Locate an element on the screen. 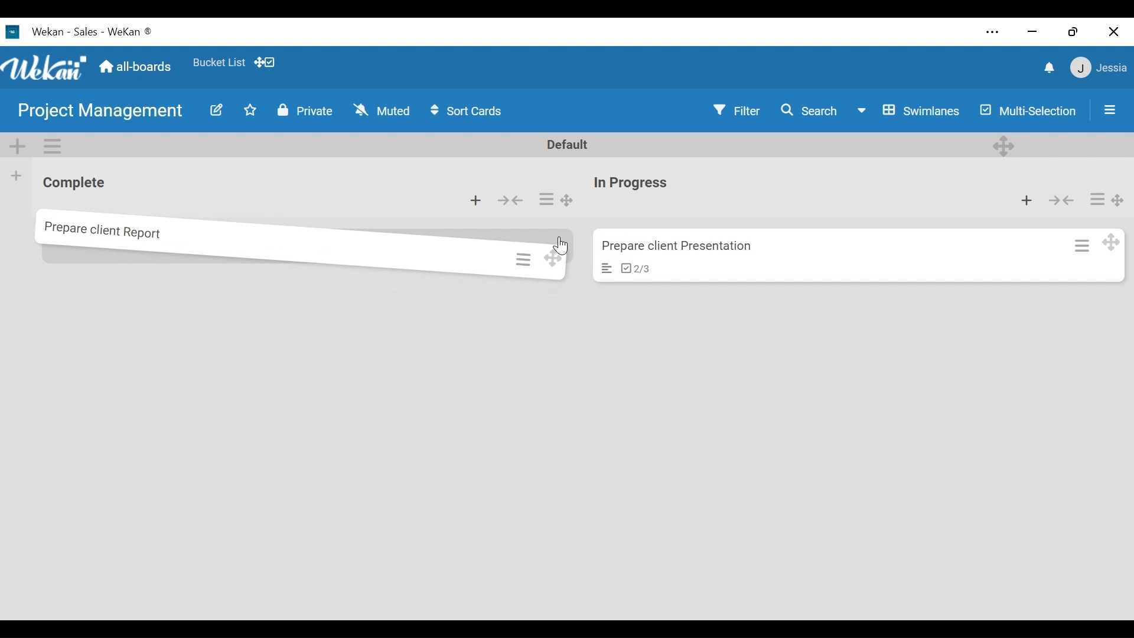  Desktop drag handles is located at coordinates (1002, 145).